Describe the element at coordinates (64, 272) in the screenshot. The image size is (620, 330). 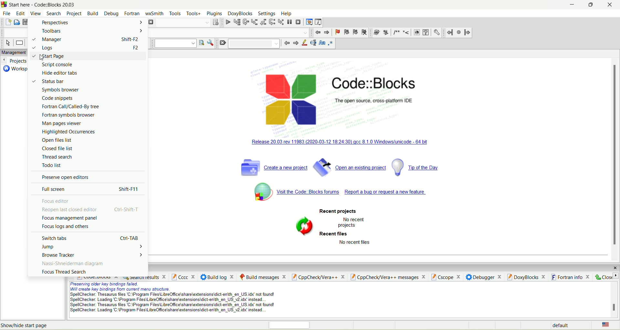
I see `focus thread search` at that location.